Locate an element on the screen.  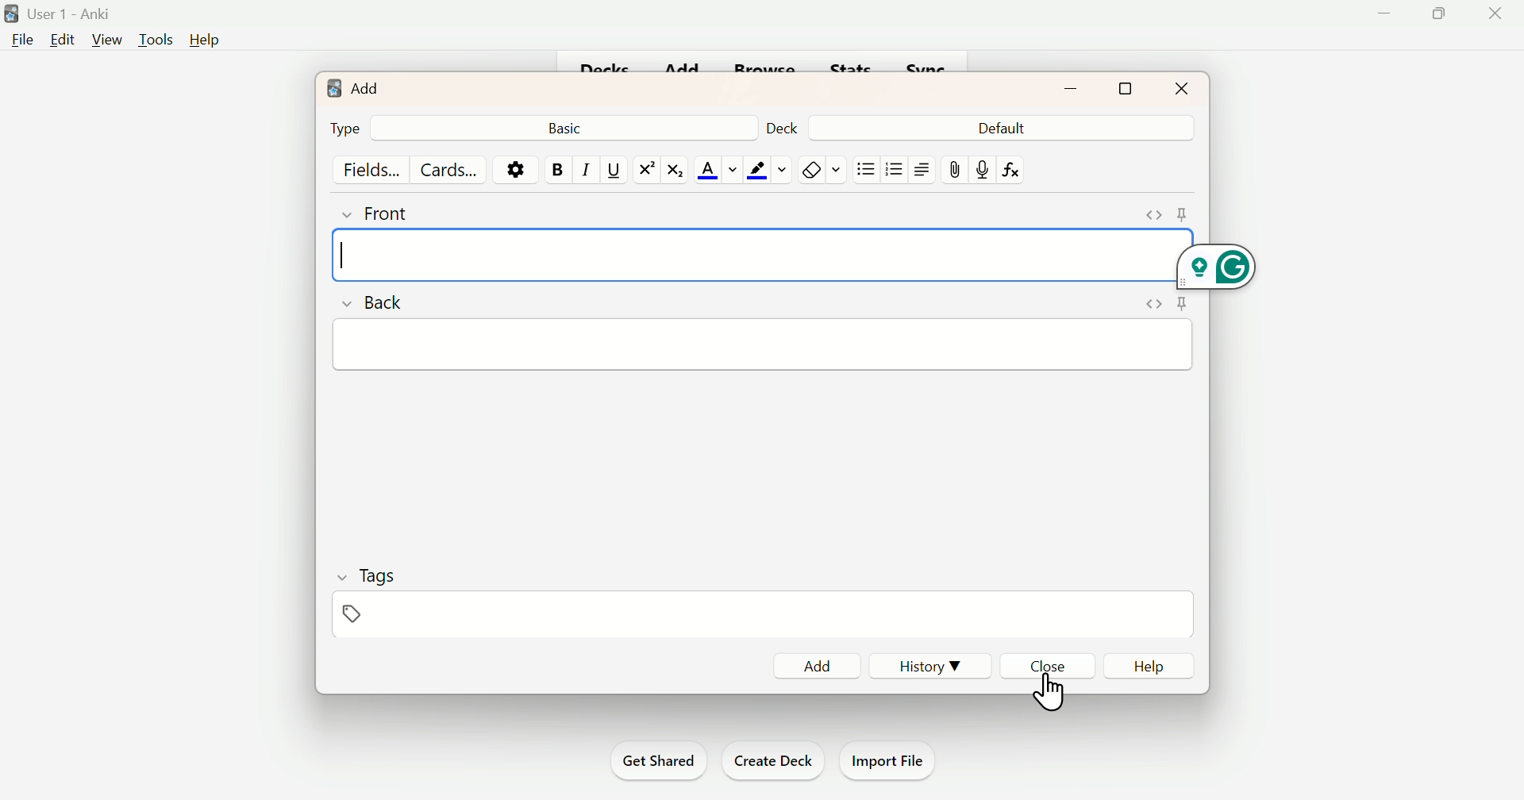
Right side is located at coordinates (922, 169).